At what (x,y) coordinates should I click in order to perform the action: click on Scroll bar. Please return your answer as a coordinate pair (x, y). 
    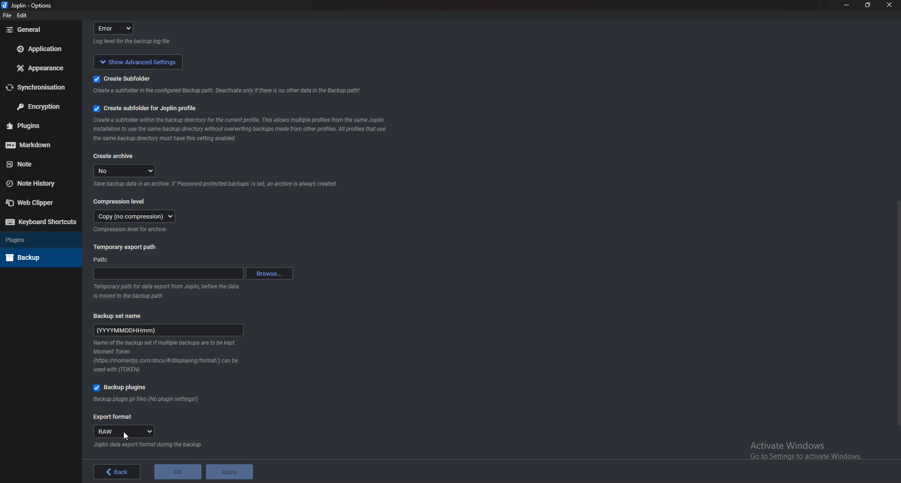
    Looking at the image, I should click on (895, 313).